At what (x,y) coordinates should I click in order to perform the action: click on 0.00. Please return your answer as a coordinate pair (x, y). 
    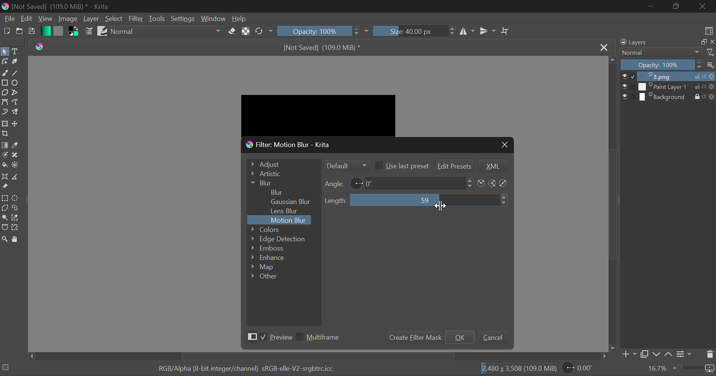
    Looking at the image, I should click on (579, 369).